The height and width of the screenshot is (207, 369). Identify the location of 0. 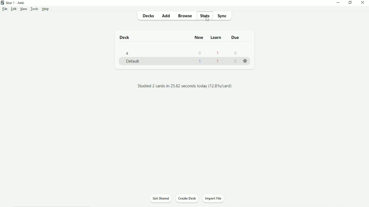
(235, 53).